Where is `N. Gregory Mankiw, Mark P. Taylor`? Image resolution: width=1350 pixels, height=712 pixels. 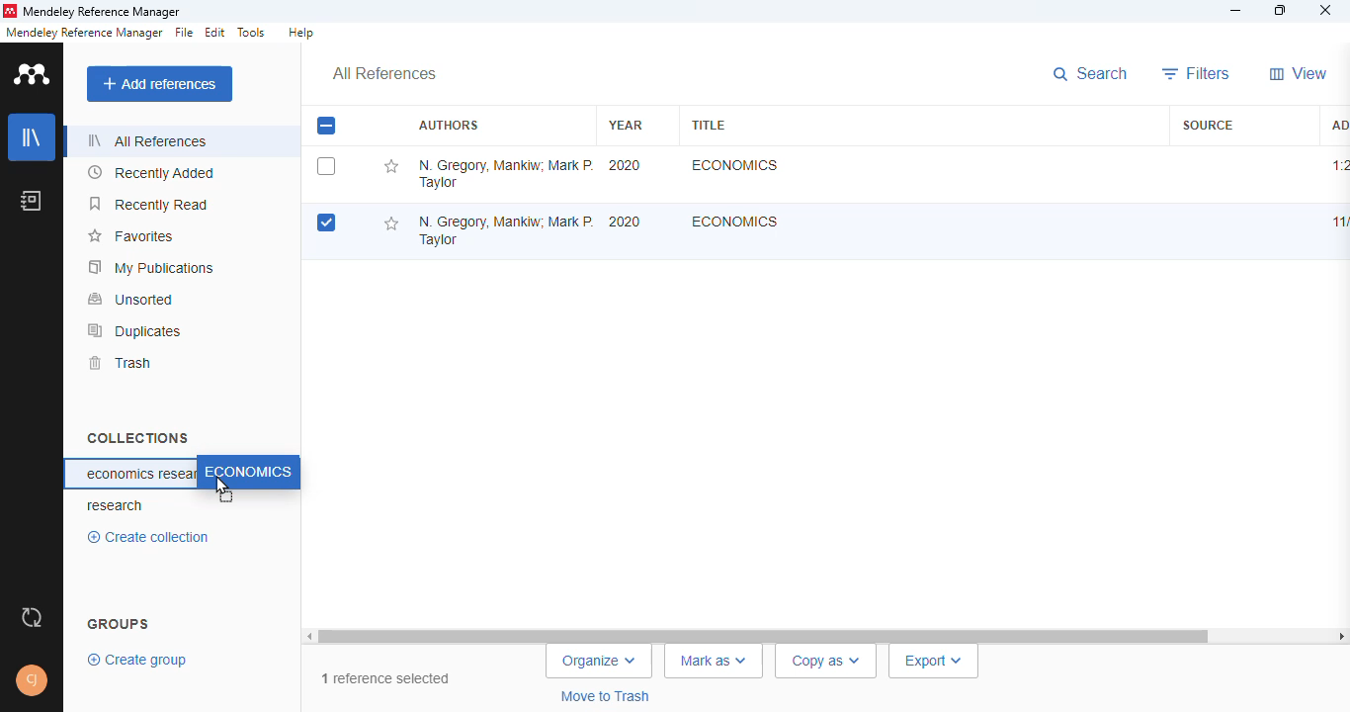 N. Gregory Mankiw, Mark P. Taylor is located at coordinates (505, 173).